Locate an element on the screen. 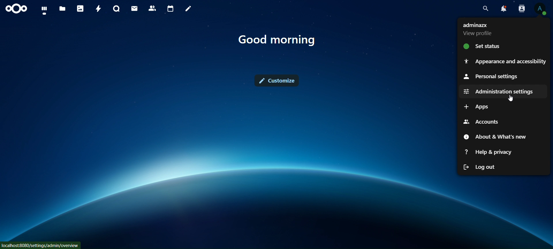  notes is located at coordinates (190, 9).